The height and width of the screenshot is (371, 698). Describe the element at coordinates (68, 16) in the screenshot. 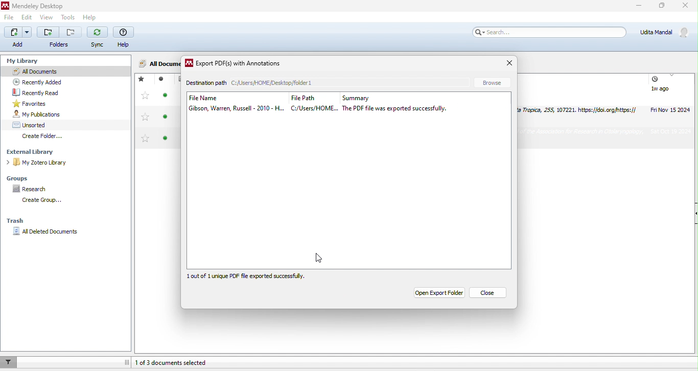

I see `tools` at that location.